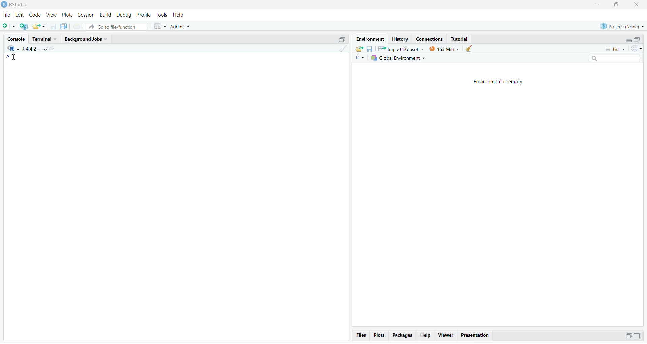 The height and width of the screenshot is (344, 647). I want to click on 163 MB, so click(444, 49).